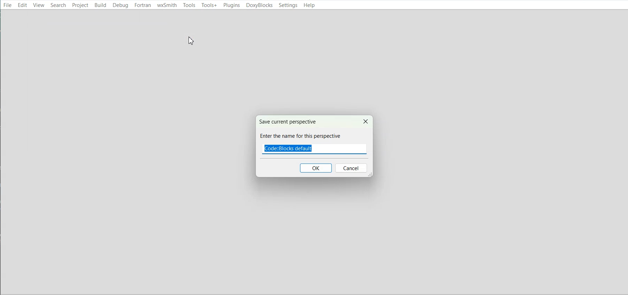  I want to click on Project, so click(80, 5).